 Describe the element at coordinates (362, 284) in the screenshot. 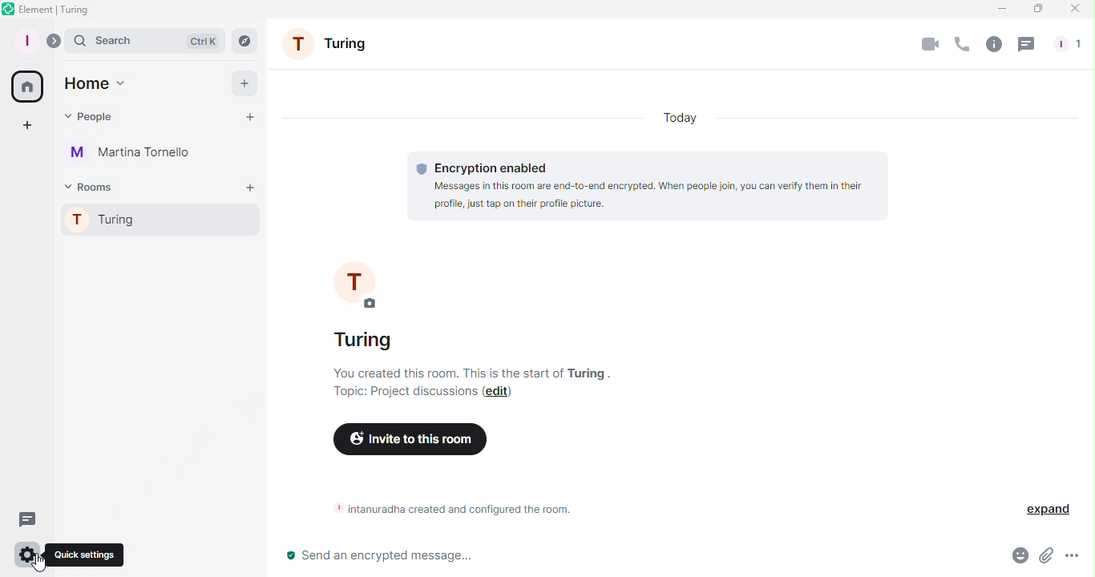

I see `profile picture` at that location.